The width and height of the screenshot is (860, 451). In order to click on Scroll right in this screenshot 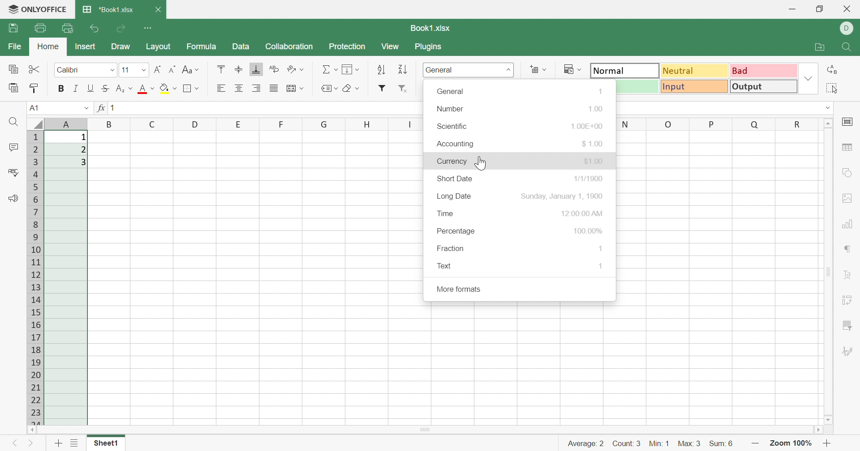, I will do `click(820, 431)`.